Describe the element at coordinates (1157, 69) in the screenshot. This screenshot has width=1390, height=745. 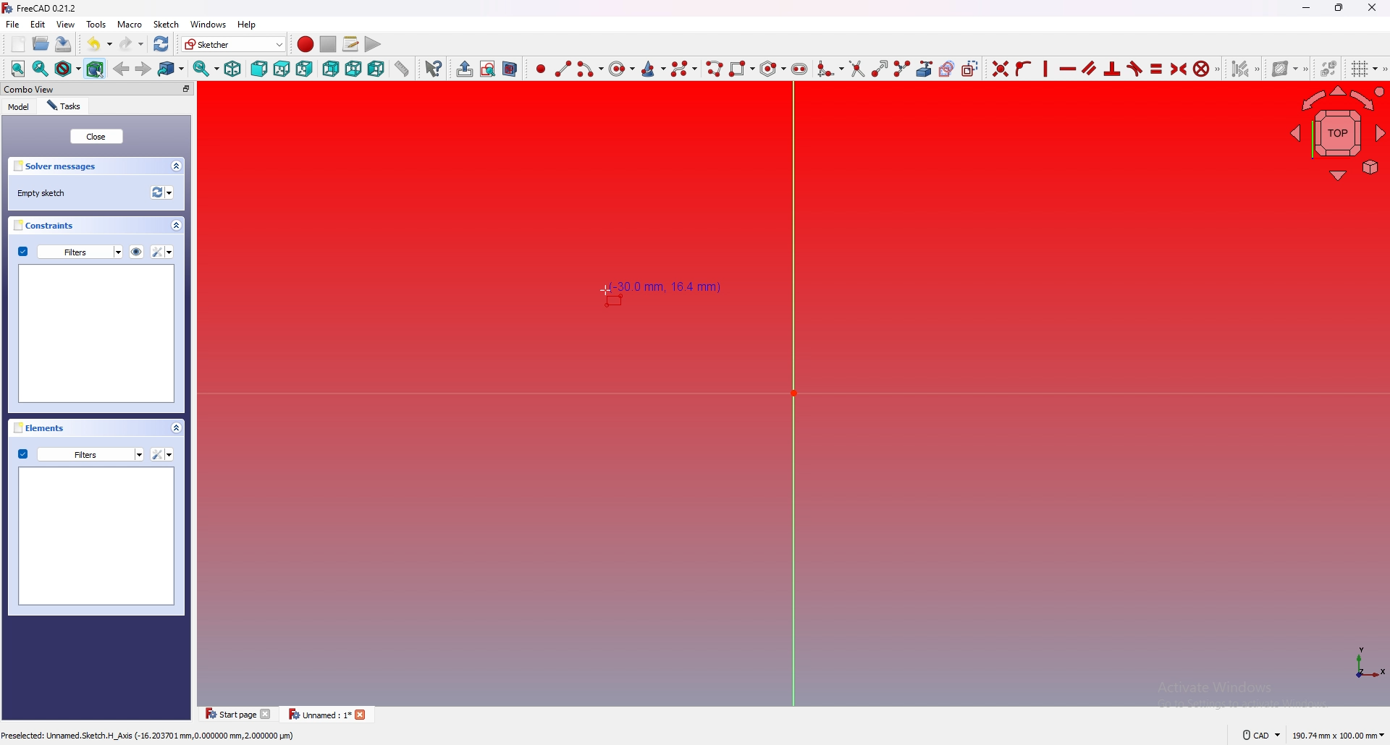
I see `constraint equal` at that location.